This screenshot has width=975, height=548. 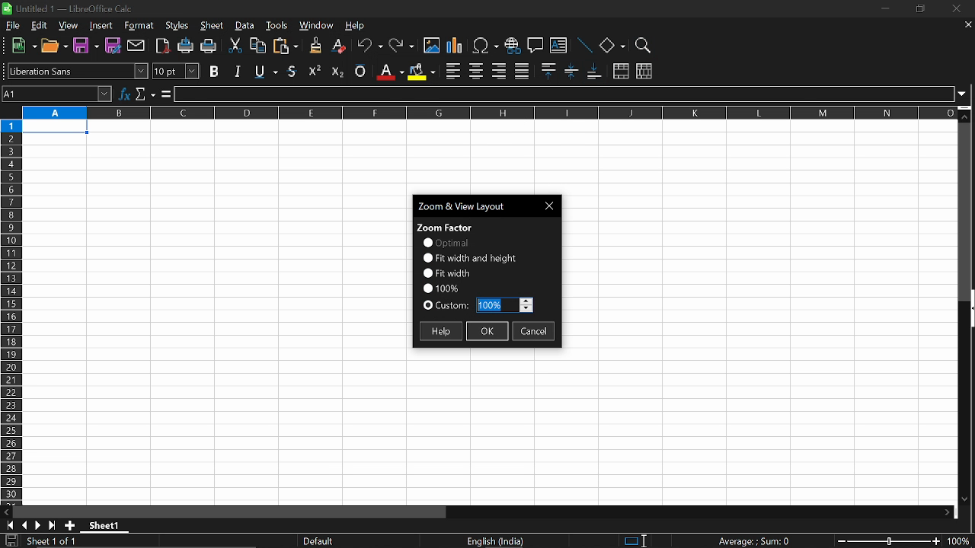 I want to click on close current sheet, so click(x=967, y=26).